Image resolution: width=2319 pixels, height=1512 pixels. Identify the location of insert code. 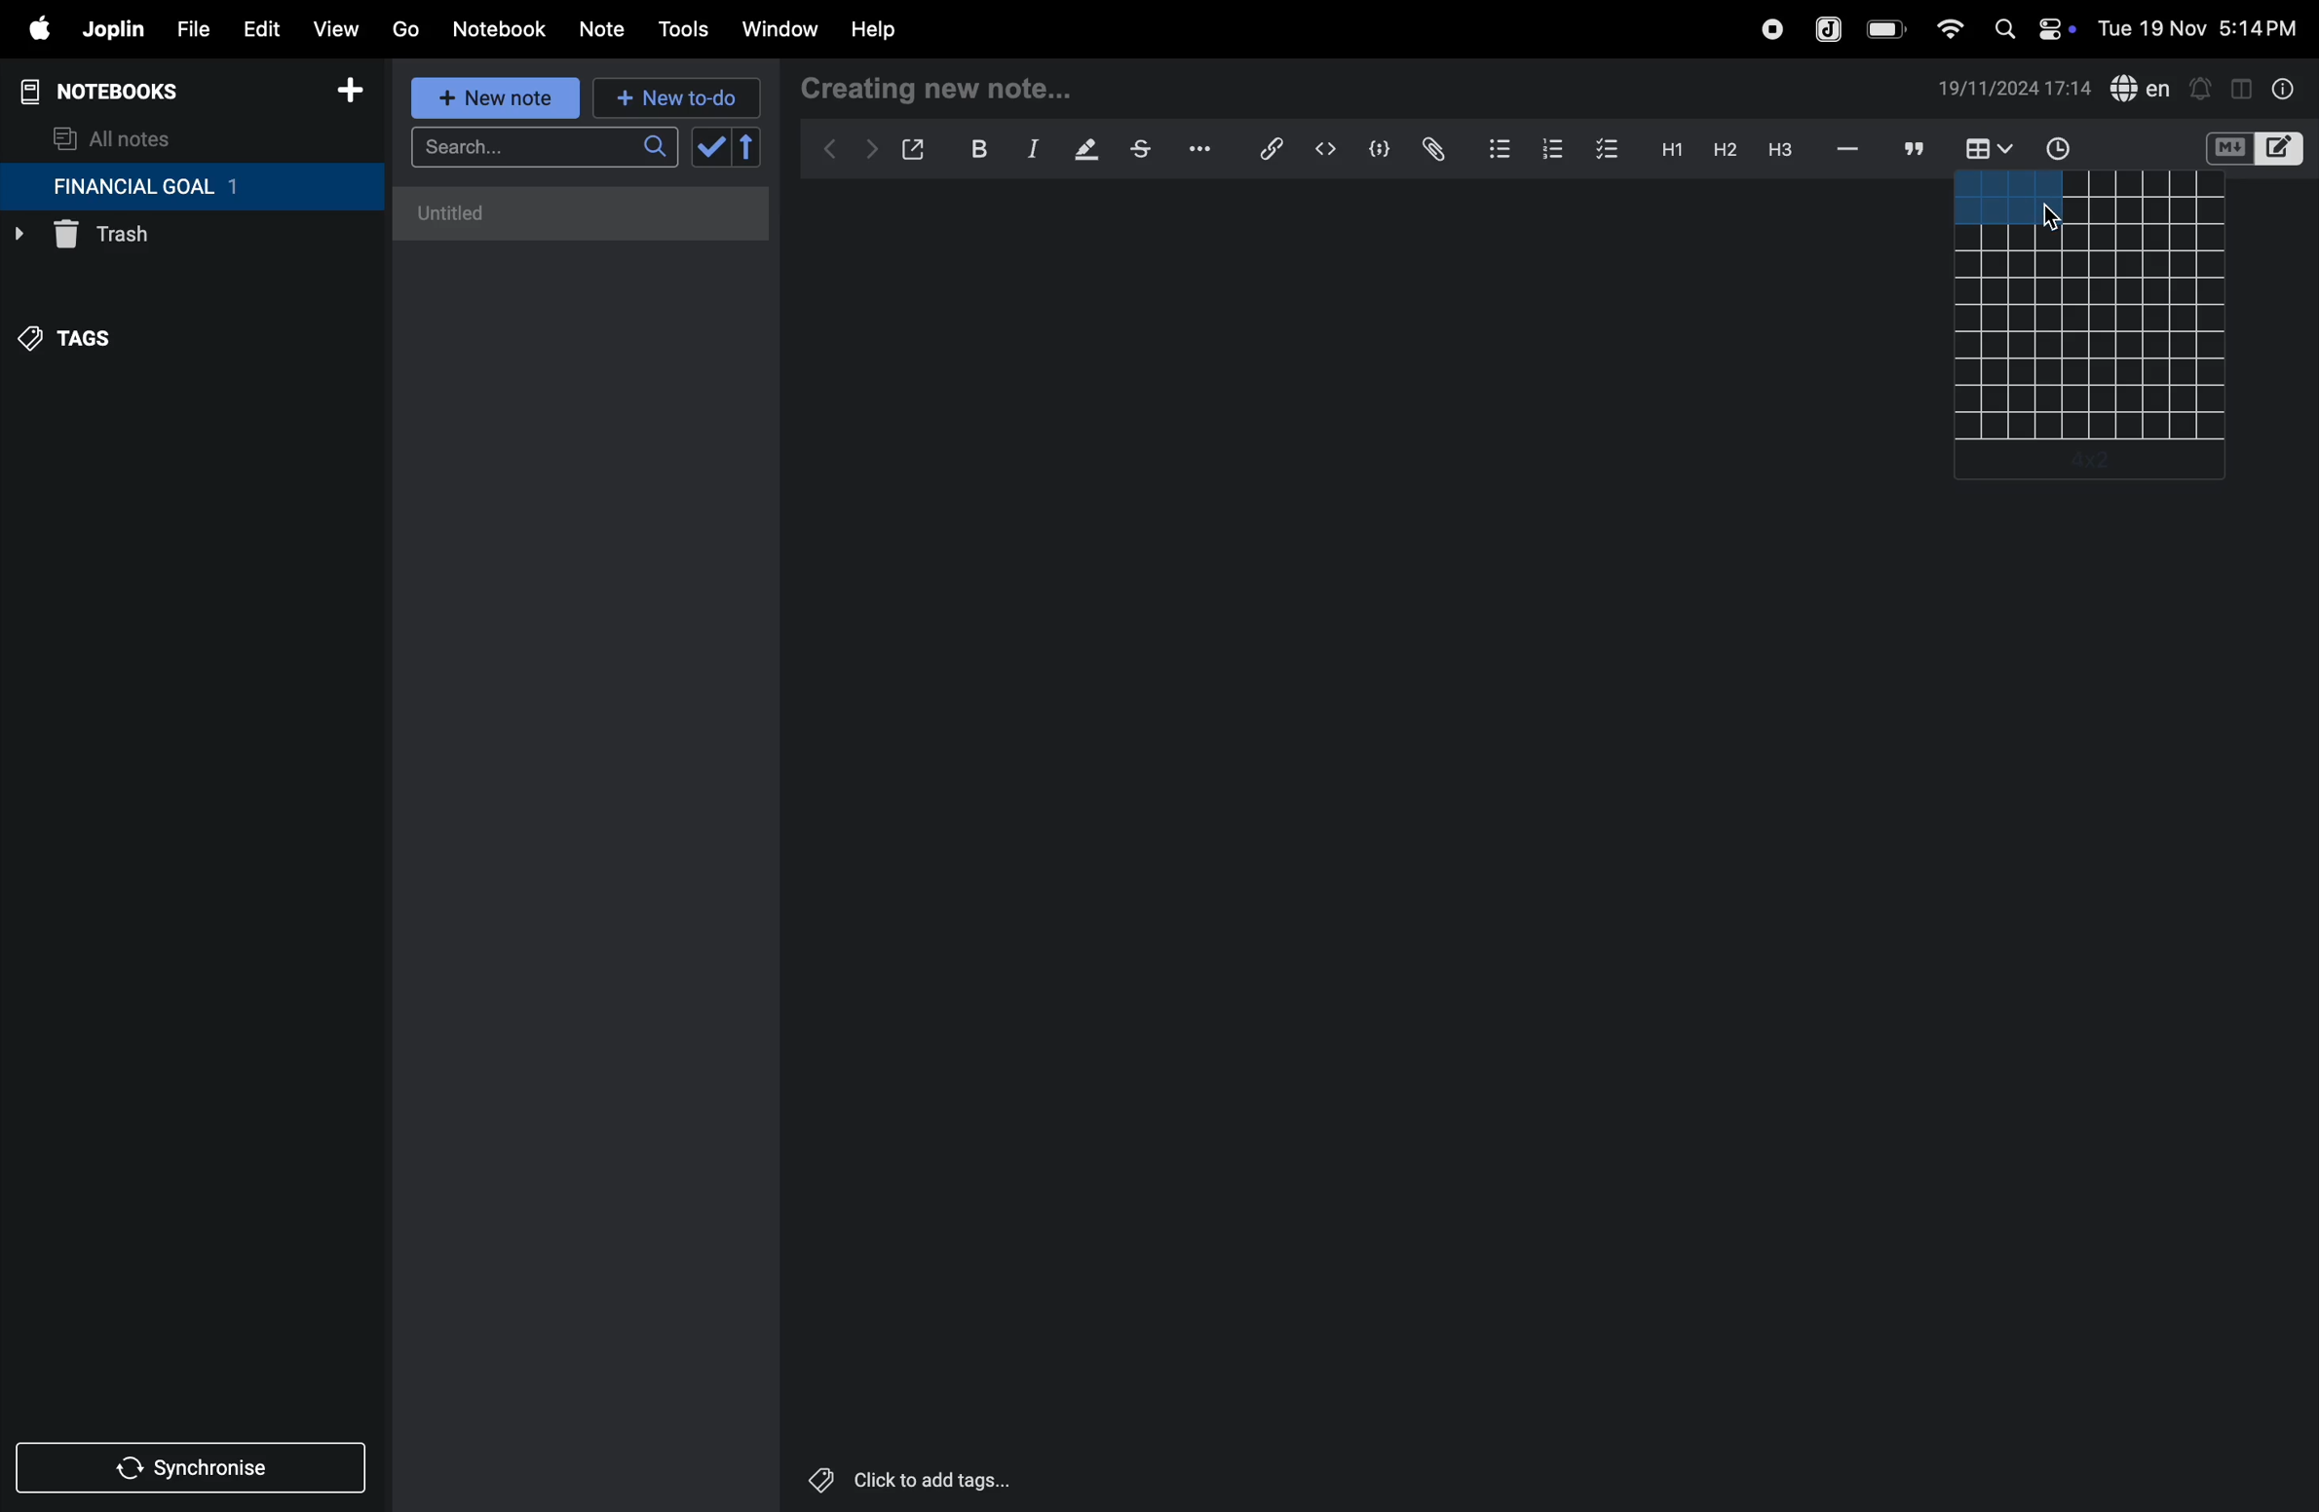
(1327, 149).